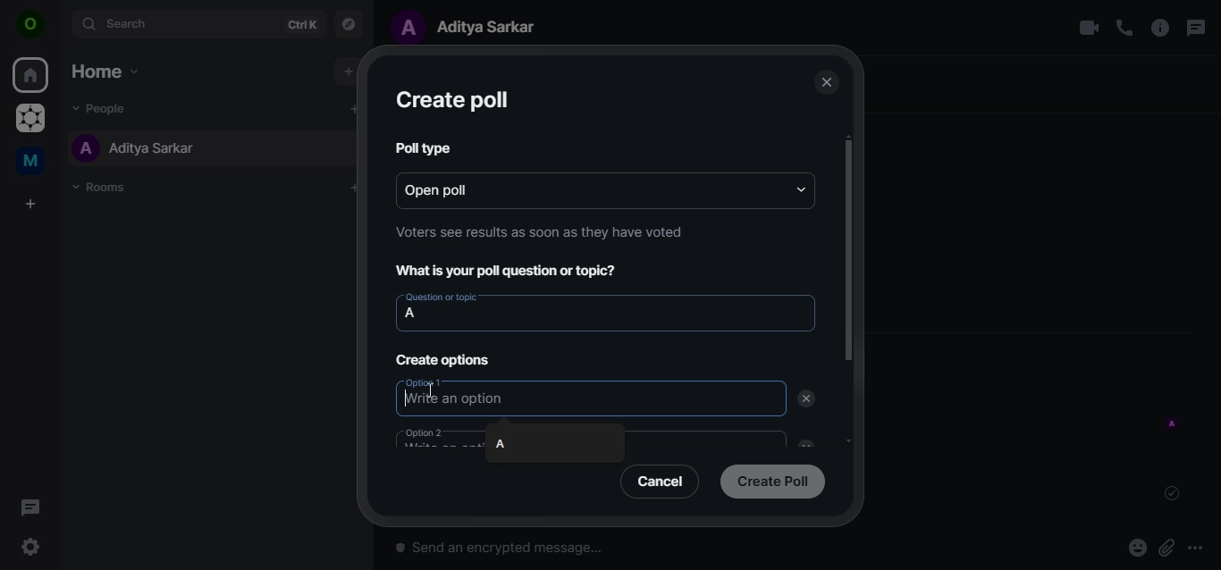 This screenshot has height=570, width=1221. What do you see at coordinates (598, 553) in the screenshot?
I see `send an encrypted message` at bounding box center [598, 553].